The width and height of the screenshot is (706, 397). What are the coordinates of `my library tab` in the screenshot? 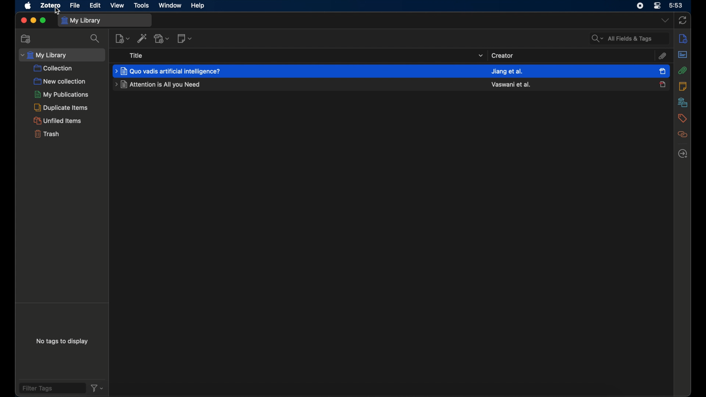 It's located at (106, 21).